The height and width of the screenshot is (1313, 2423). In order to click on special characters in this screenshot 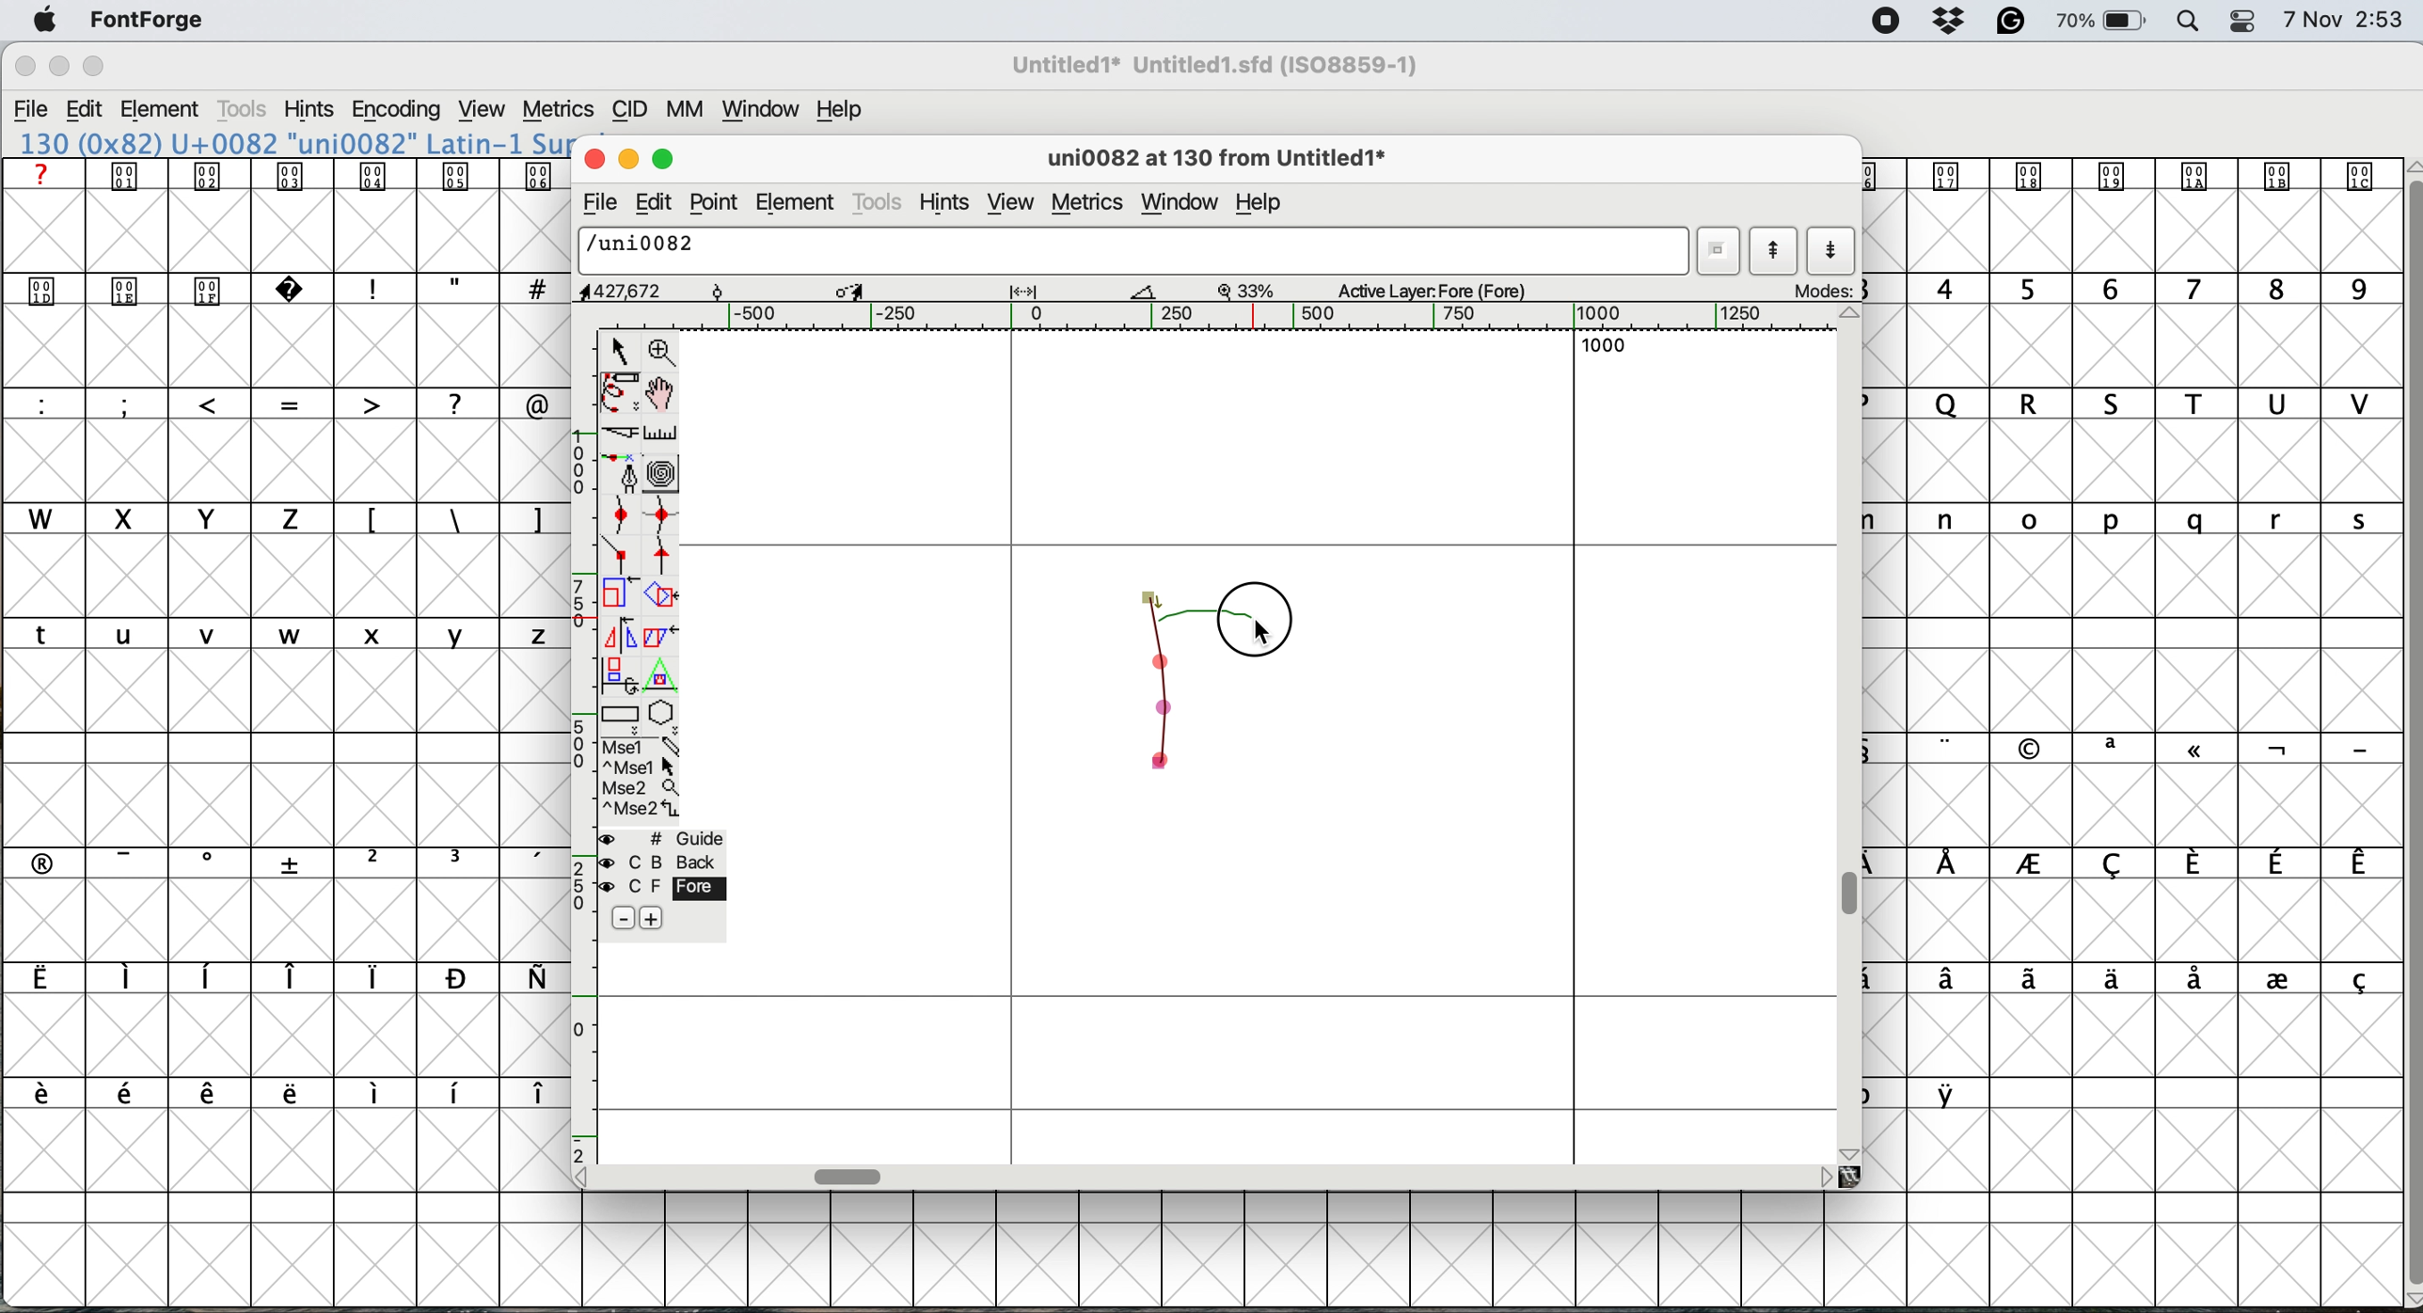, I will do `click(277, 979)`.